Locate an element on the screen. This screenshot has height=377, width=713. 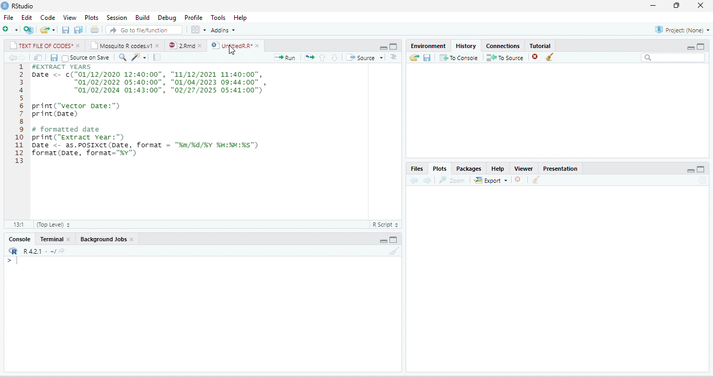
maximize is located at coordinates (394, 46).